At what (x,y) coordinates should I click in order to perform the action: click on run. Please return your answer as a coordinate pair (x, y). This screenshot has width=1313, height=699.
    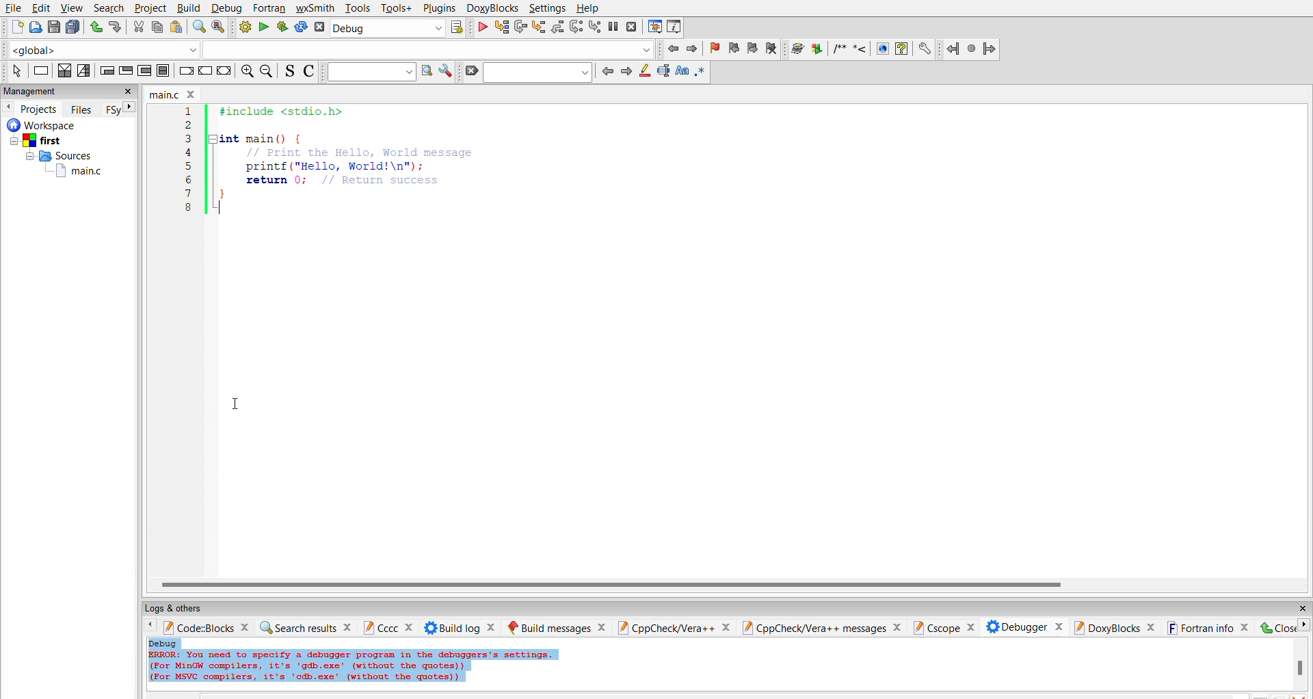
    Looking at the image, I should click on (263, 26).